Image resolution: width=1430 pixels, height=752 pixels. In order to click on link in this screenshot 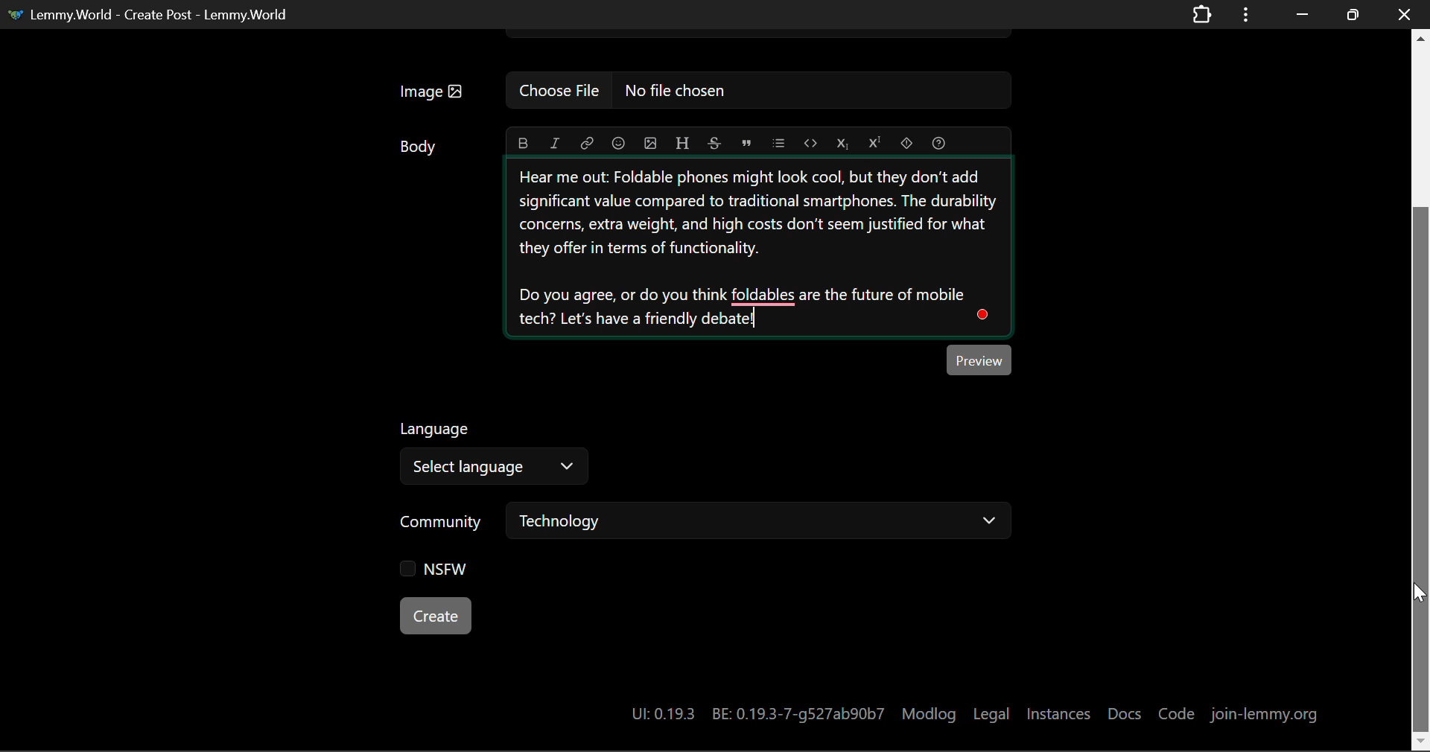, I will do `click(587, 141)`.